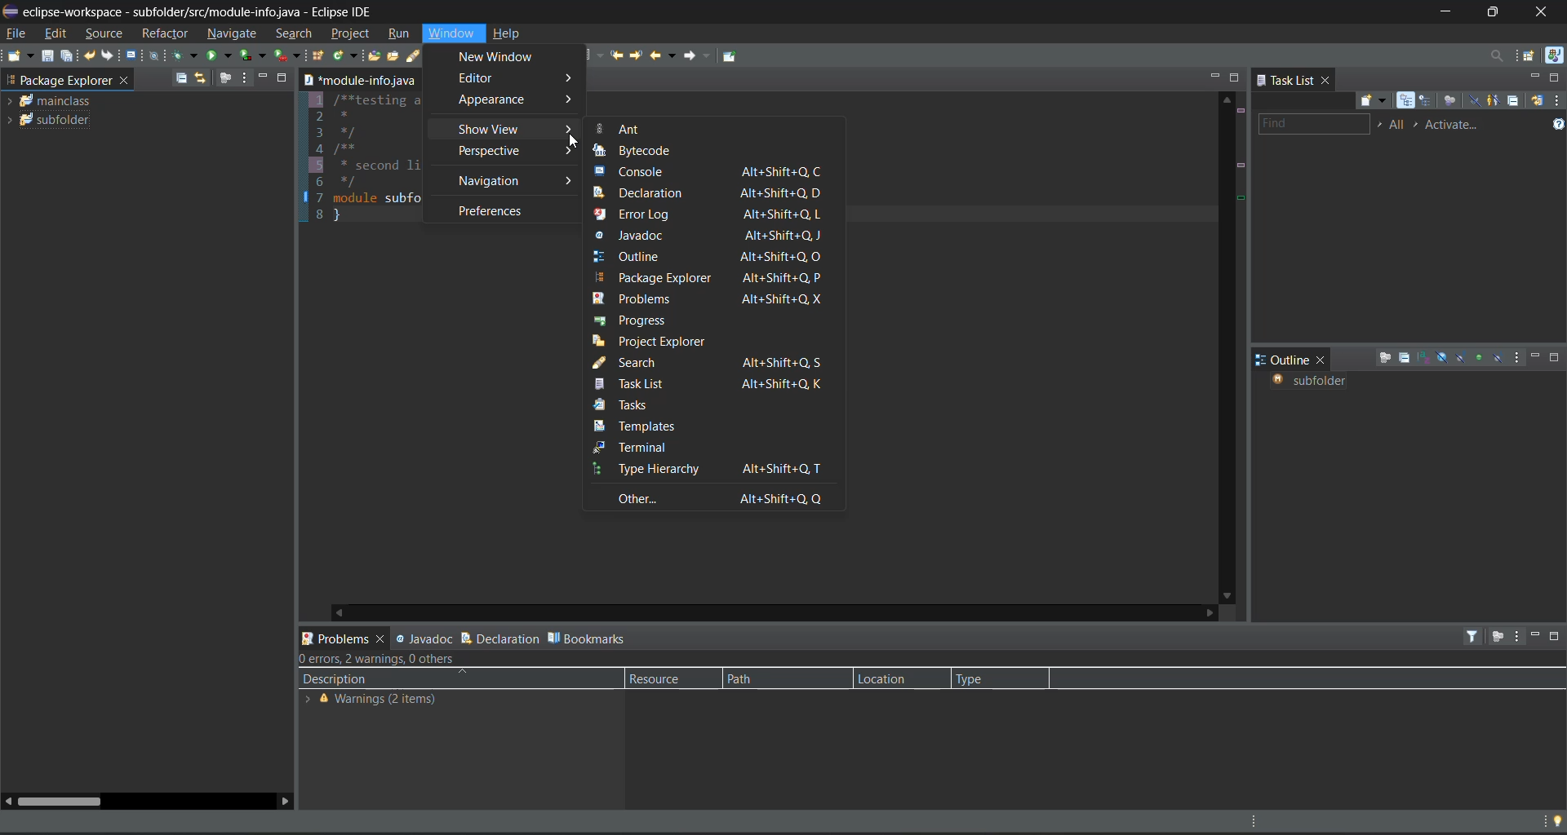 This screenshot has height=835, width=1567. Describe the element at coordinates (220, 55) in the screenshot. I see `run` at that location.